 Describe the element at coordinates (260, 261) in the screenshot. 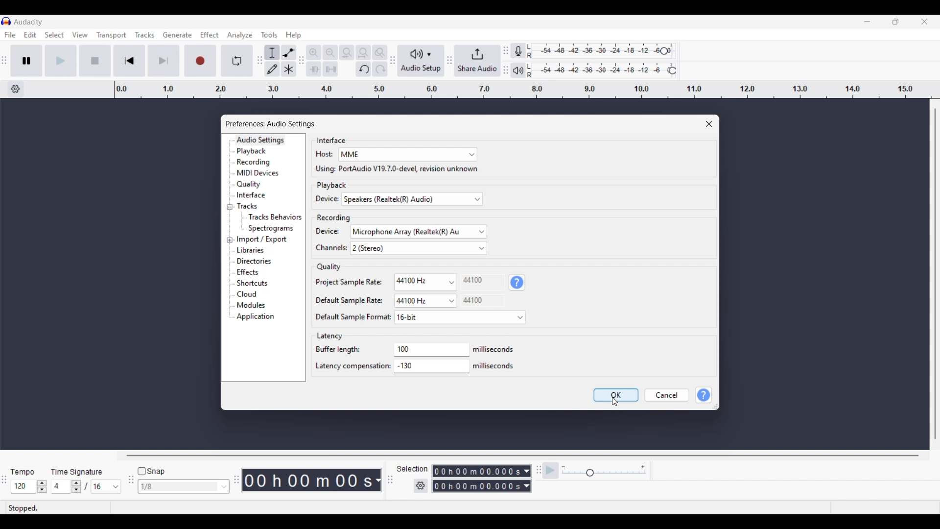

I see `Directories` at that location.